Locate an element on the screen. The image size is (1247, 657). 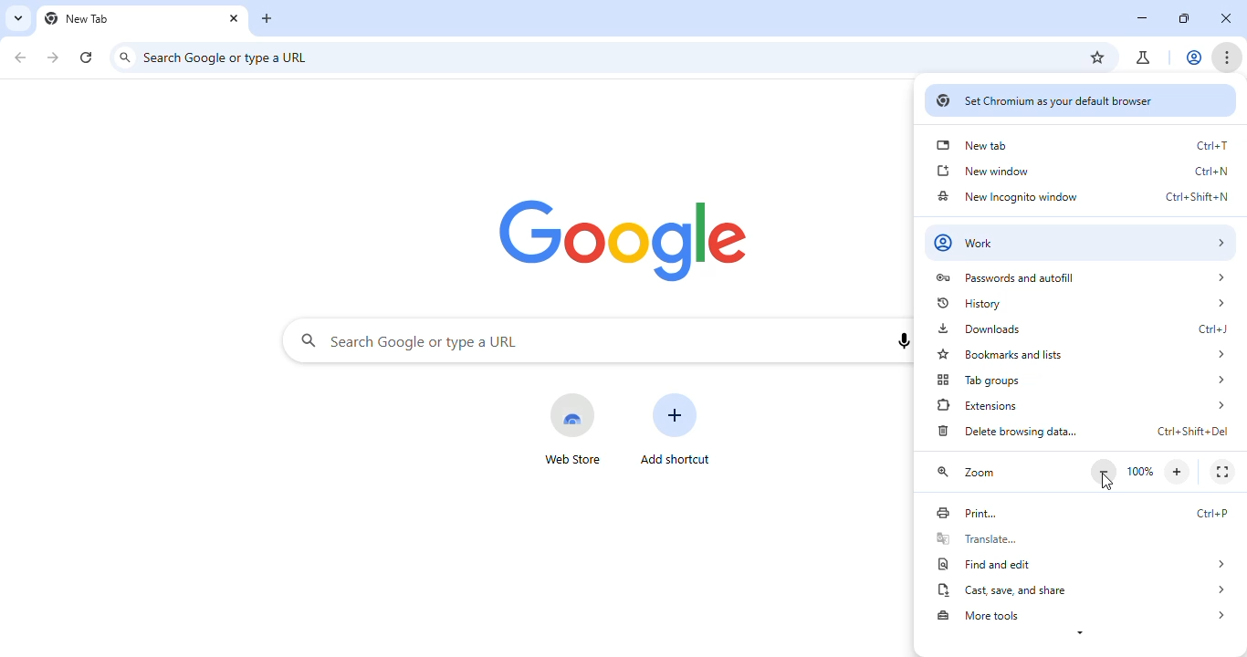
new window is located at coordinates (1081, 171).